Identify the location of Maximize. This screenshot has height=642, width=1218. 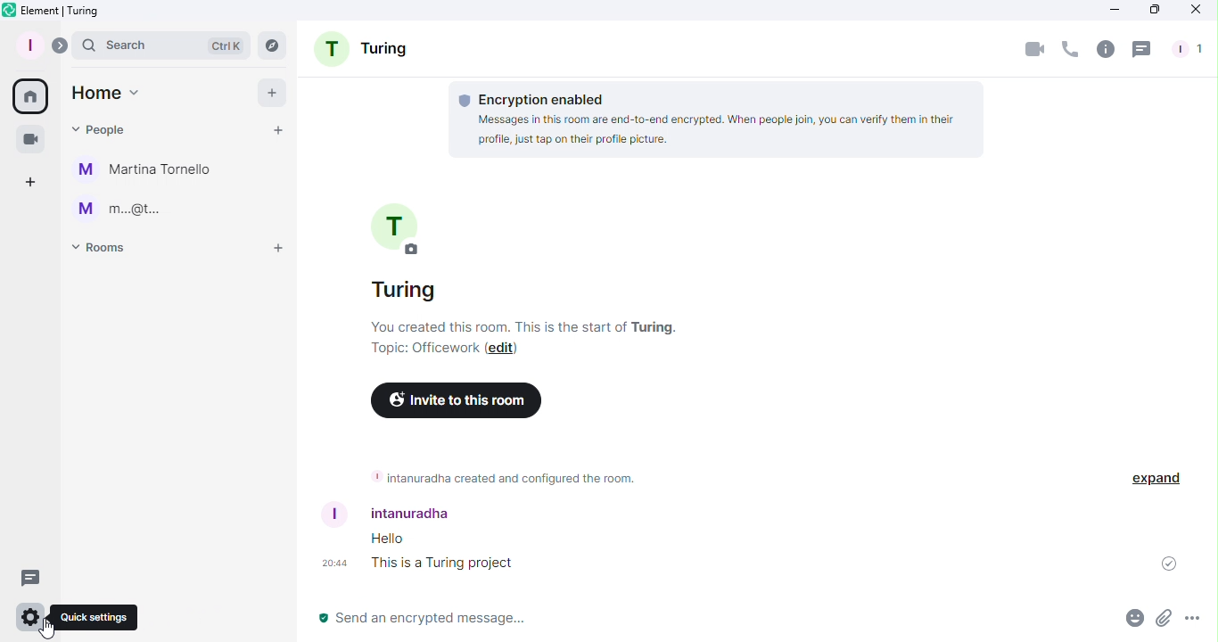
(1148, 11).